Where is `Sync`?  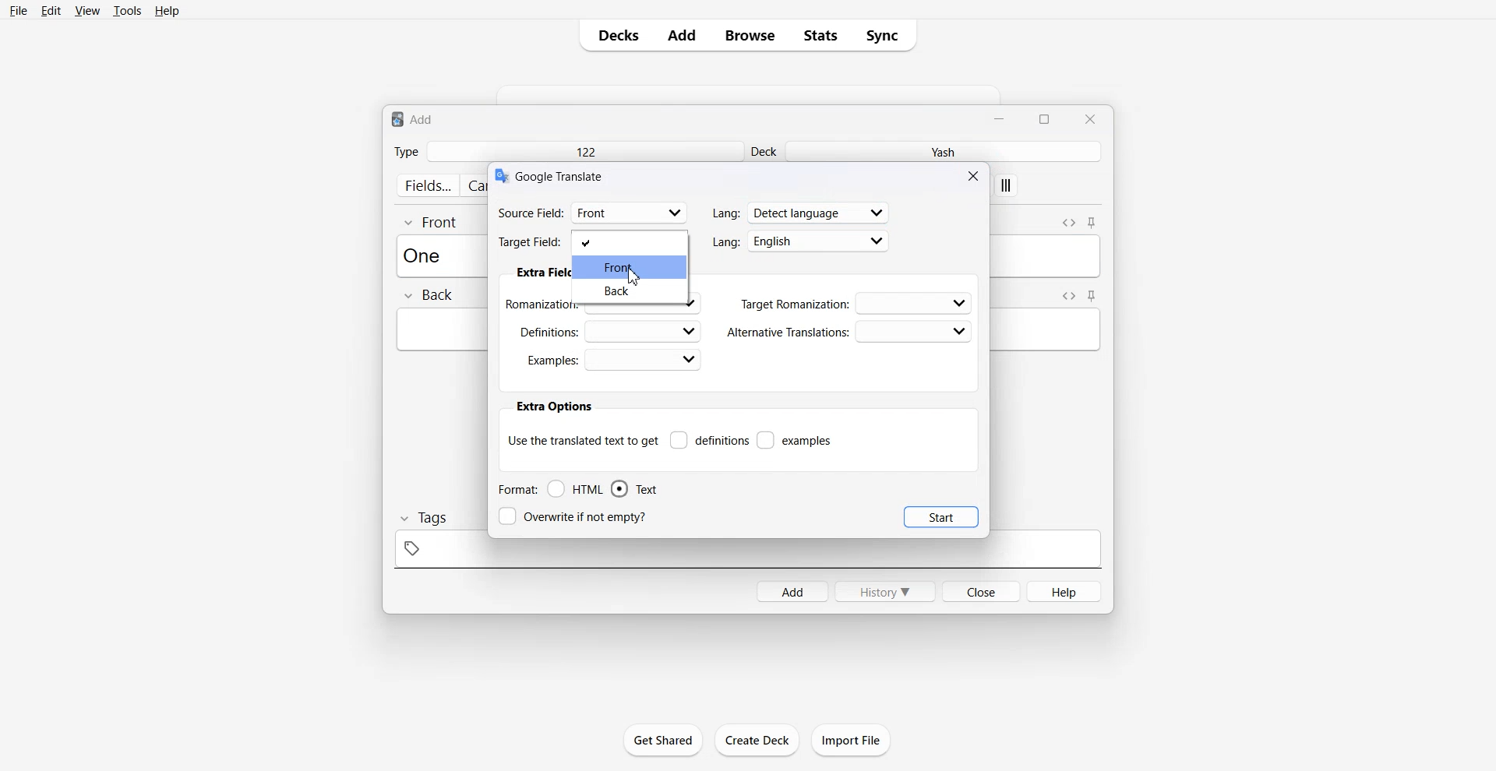 Sync is located at coordinates (887, 35).